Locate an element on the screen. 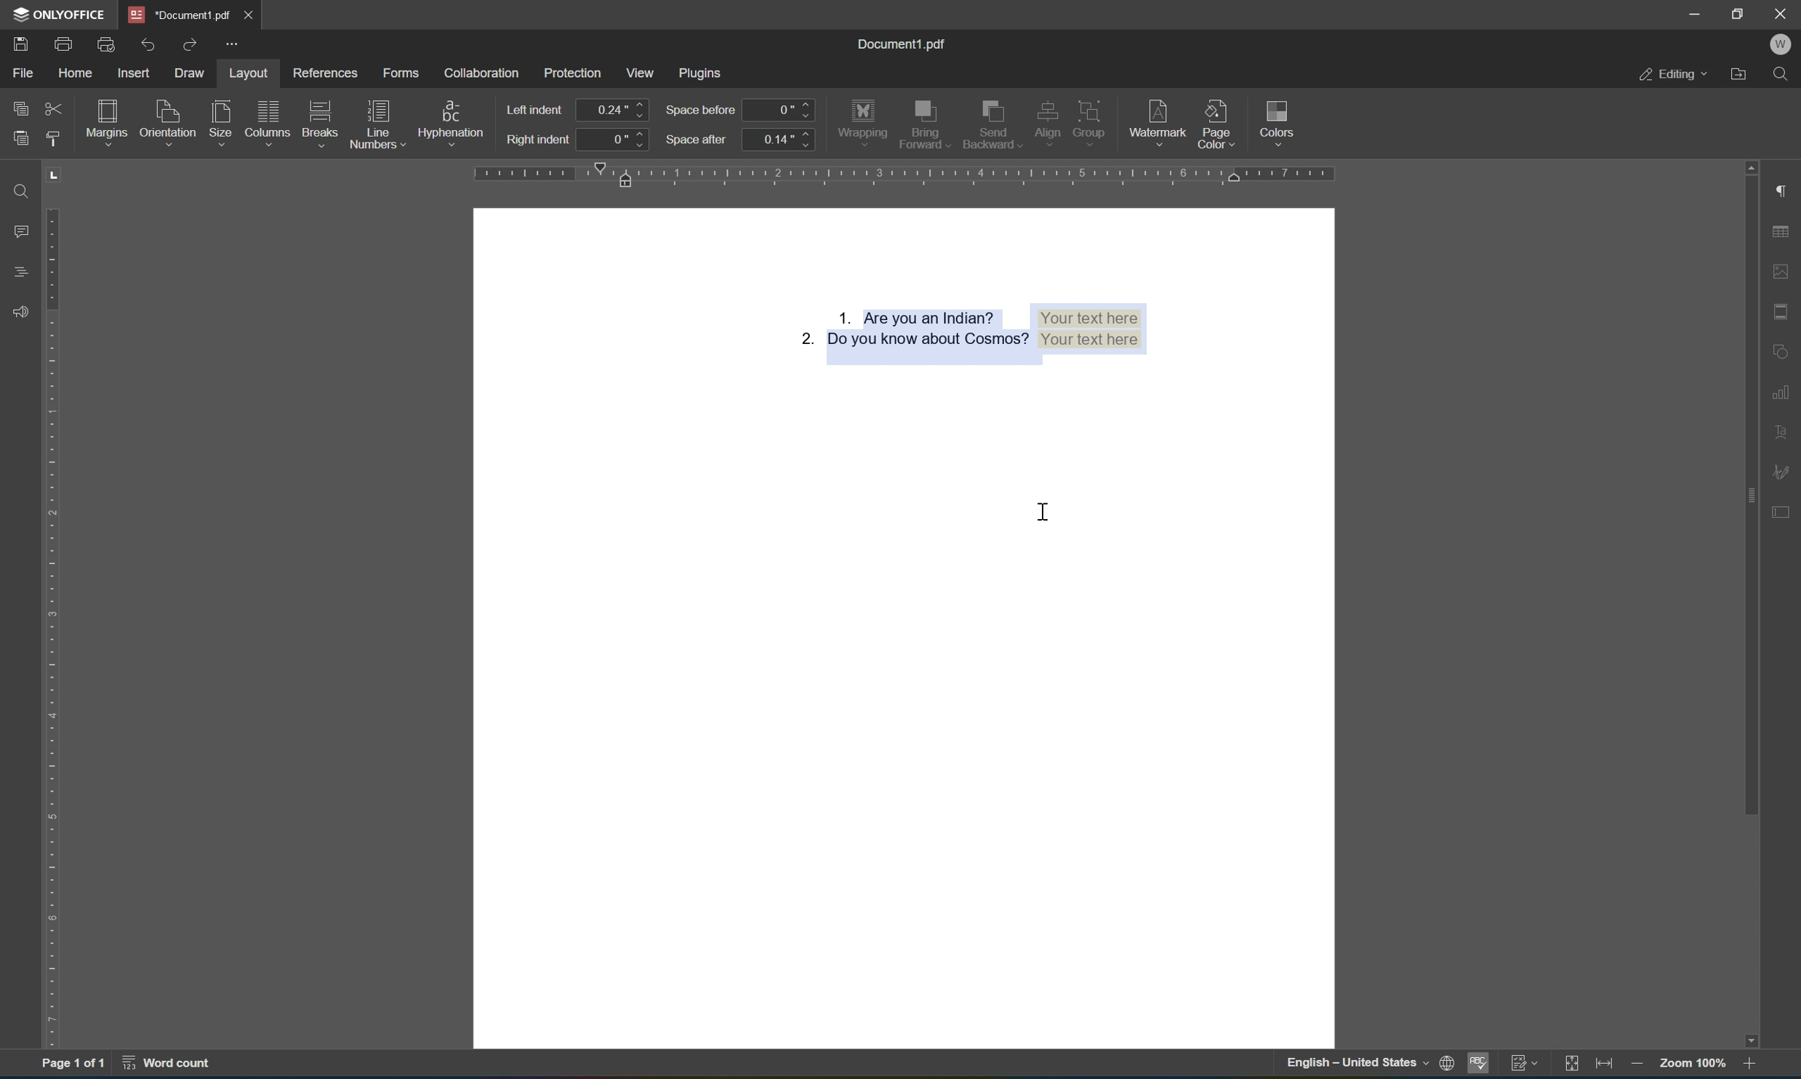 The image size is (1801, 1079). view is located at coordinates (643, 74).